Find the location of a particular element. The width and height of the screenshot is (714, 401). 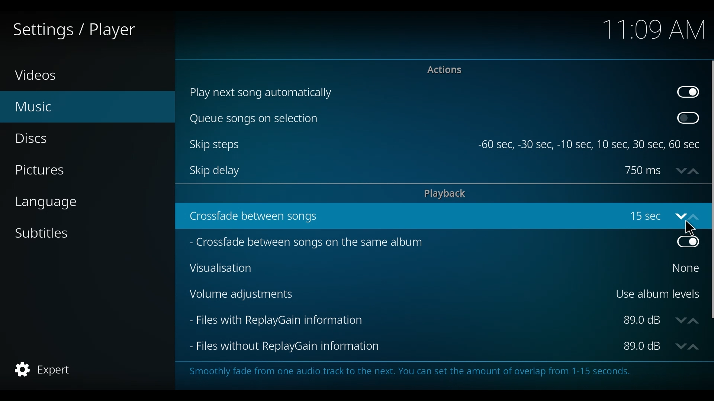

Discs is located at coordinates (34, 139).